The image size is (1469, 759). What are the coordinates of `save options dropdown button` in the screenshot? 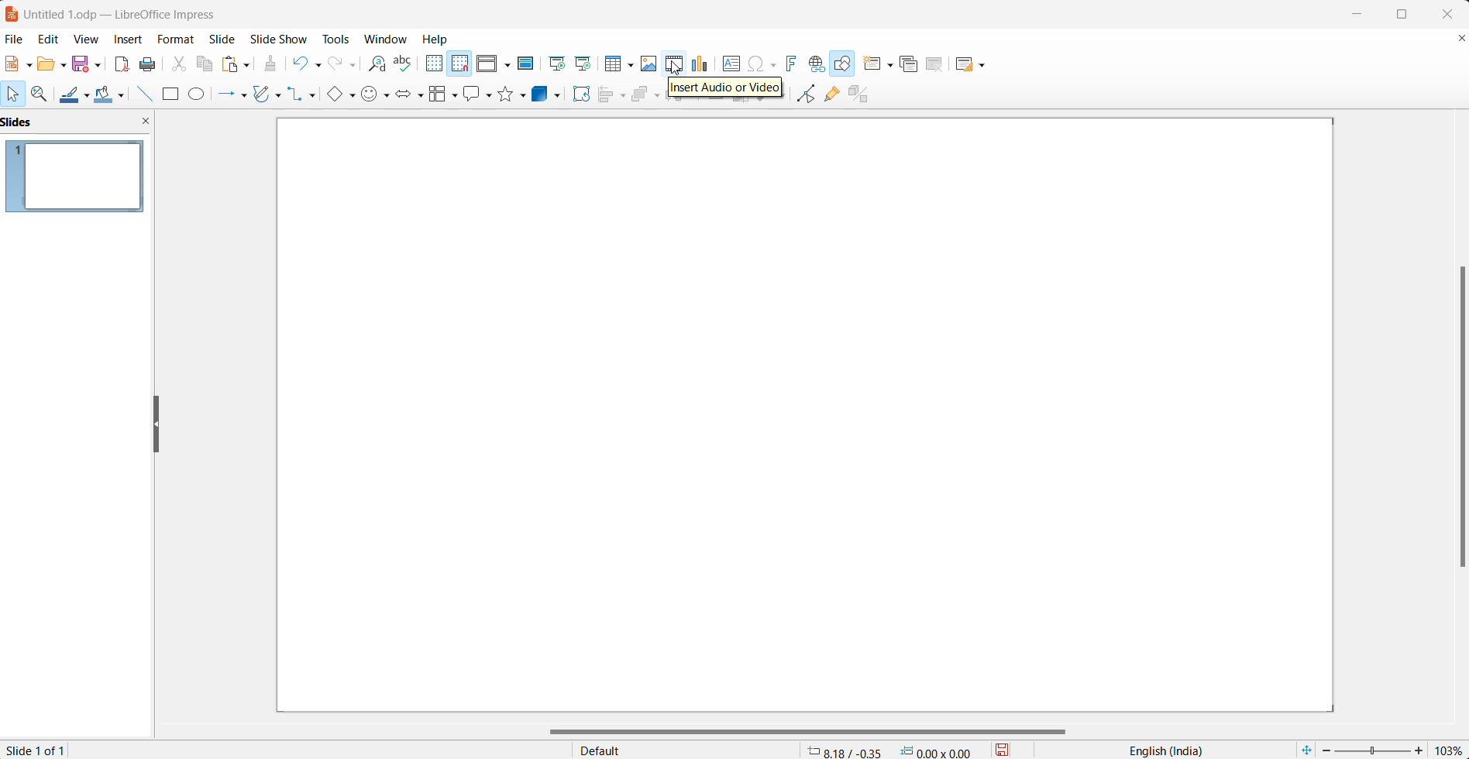 It's located at (101, 62).